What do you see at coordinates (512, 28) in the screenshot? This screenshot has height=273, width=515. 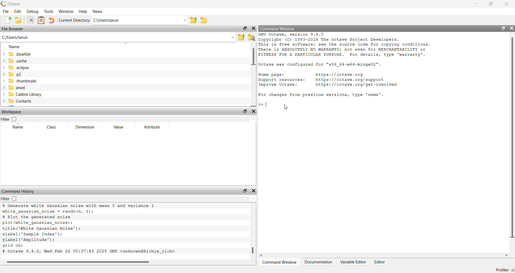 I see `close` at bounding box center [512, 28].